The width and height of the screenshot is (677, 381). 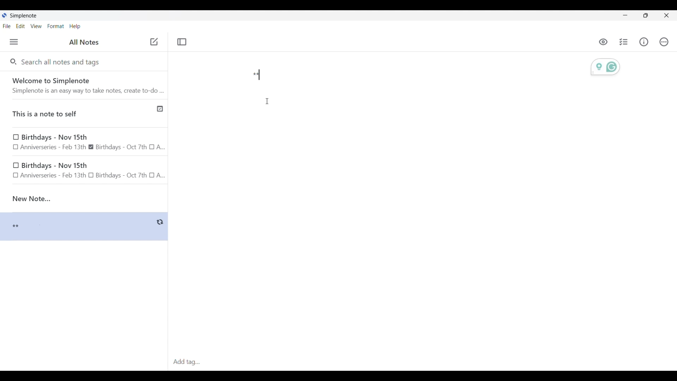 What do you see at coordinates (84, 142) in the screenshot?
I see `Birthday note` at bounding box center [84, 142].